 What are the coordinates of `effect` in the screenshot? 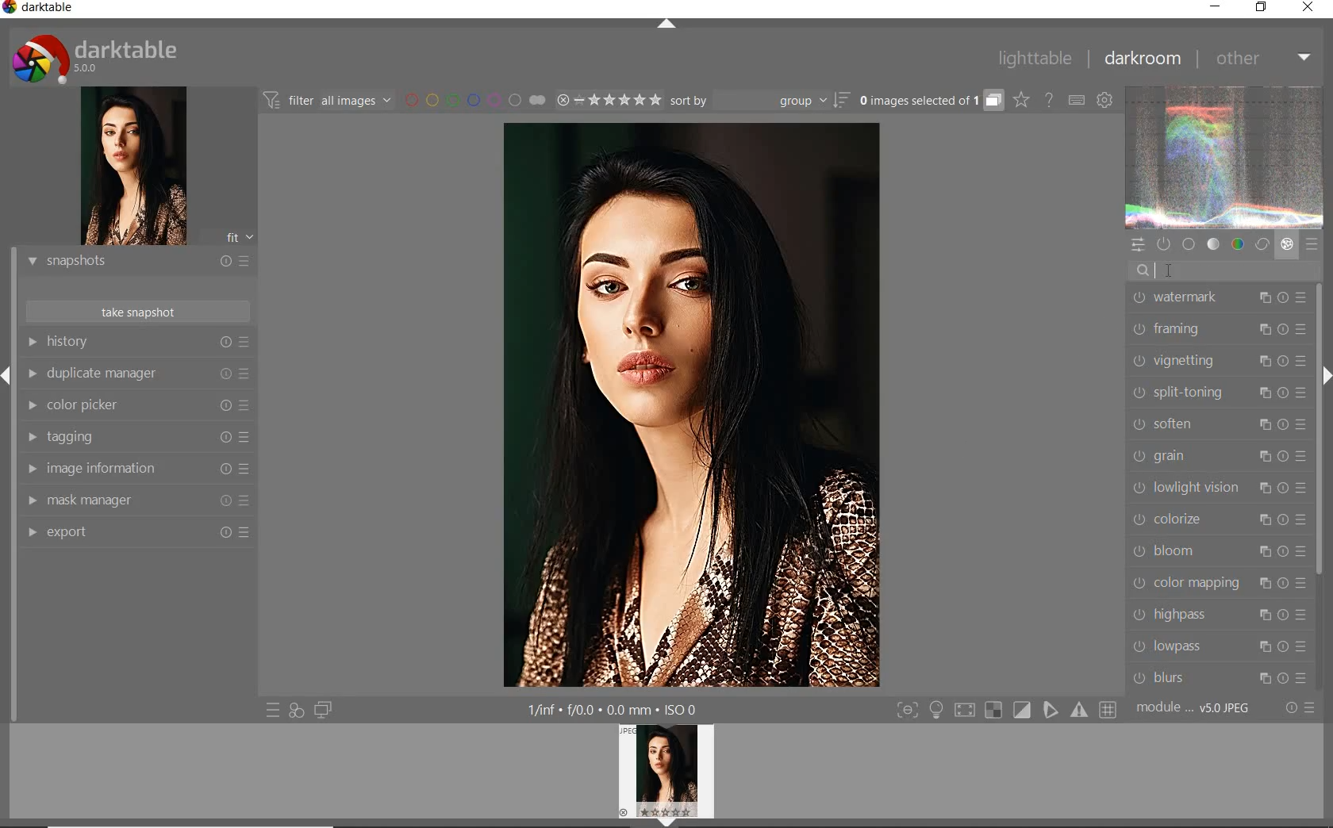 It's located at (1286, 245).